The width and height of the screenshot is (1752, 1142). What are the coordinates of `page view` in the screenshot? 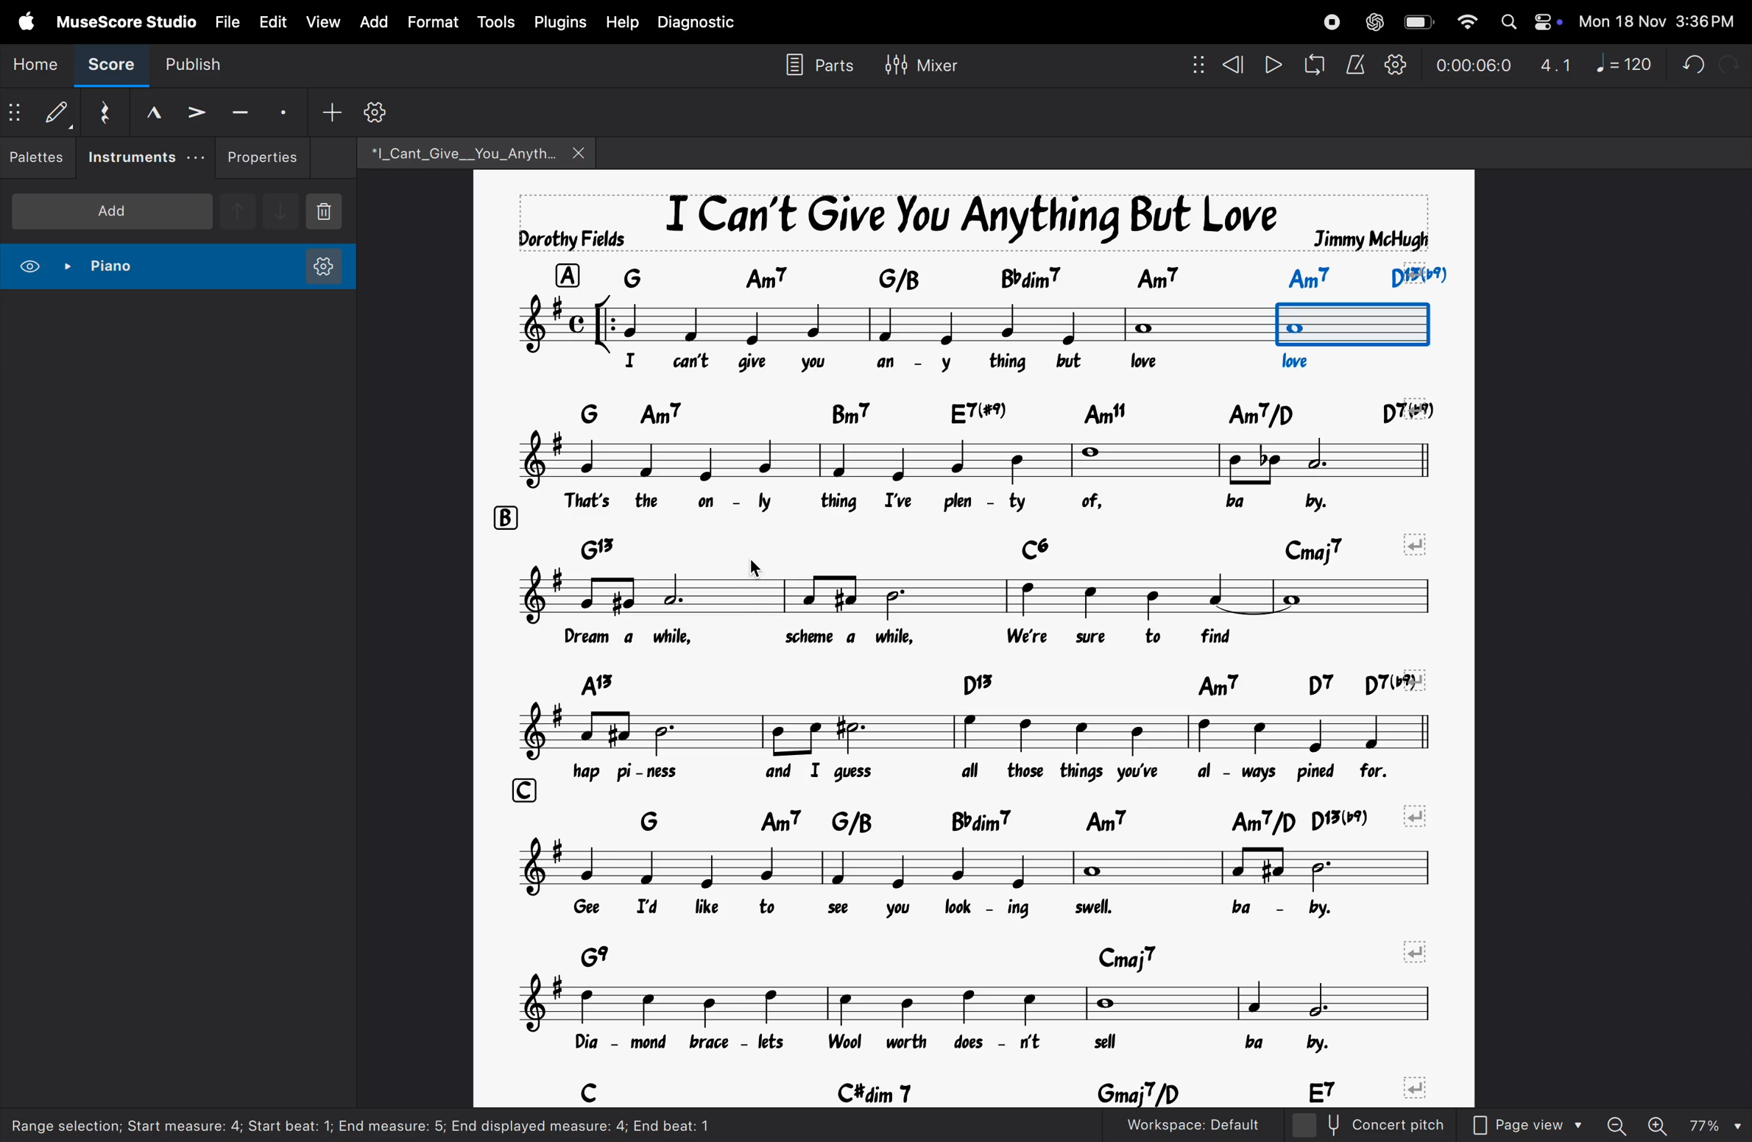 It's located at (1526, 1124).